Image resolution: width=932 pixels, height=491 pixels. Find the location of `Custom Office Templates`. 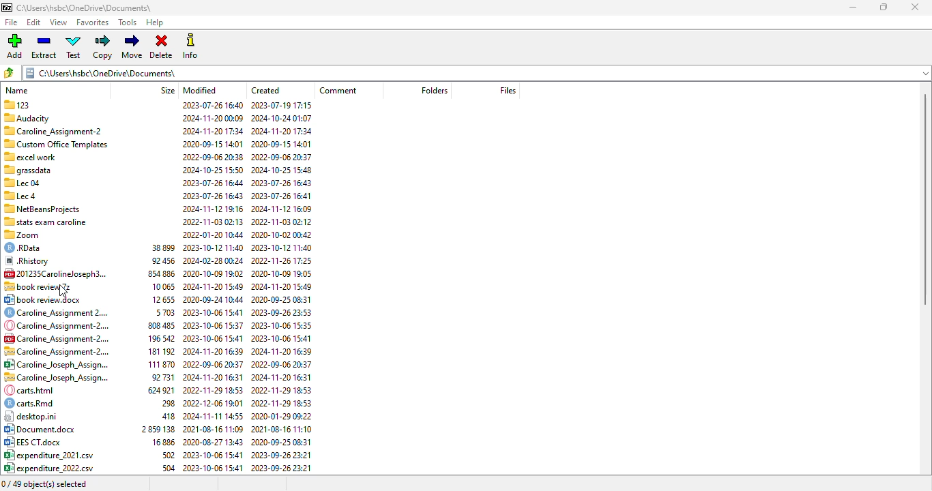

Custom Office Templates is located at coordinates (57, 143).